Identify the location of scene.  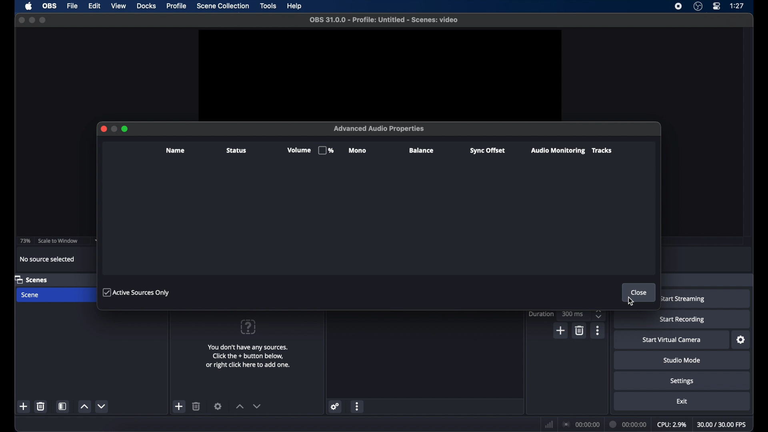
(31, 295).